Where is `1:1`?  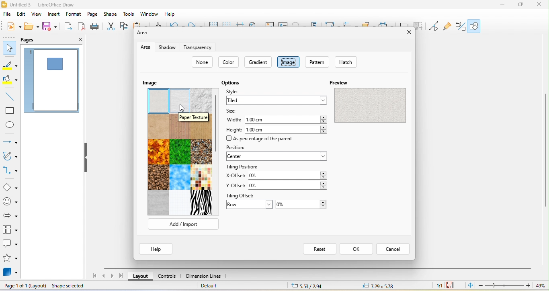 1:1 is located at coordinates (436, 285).